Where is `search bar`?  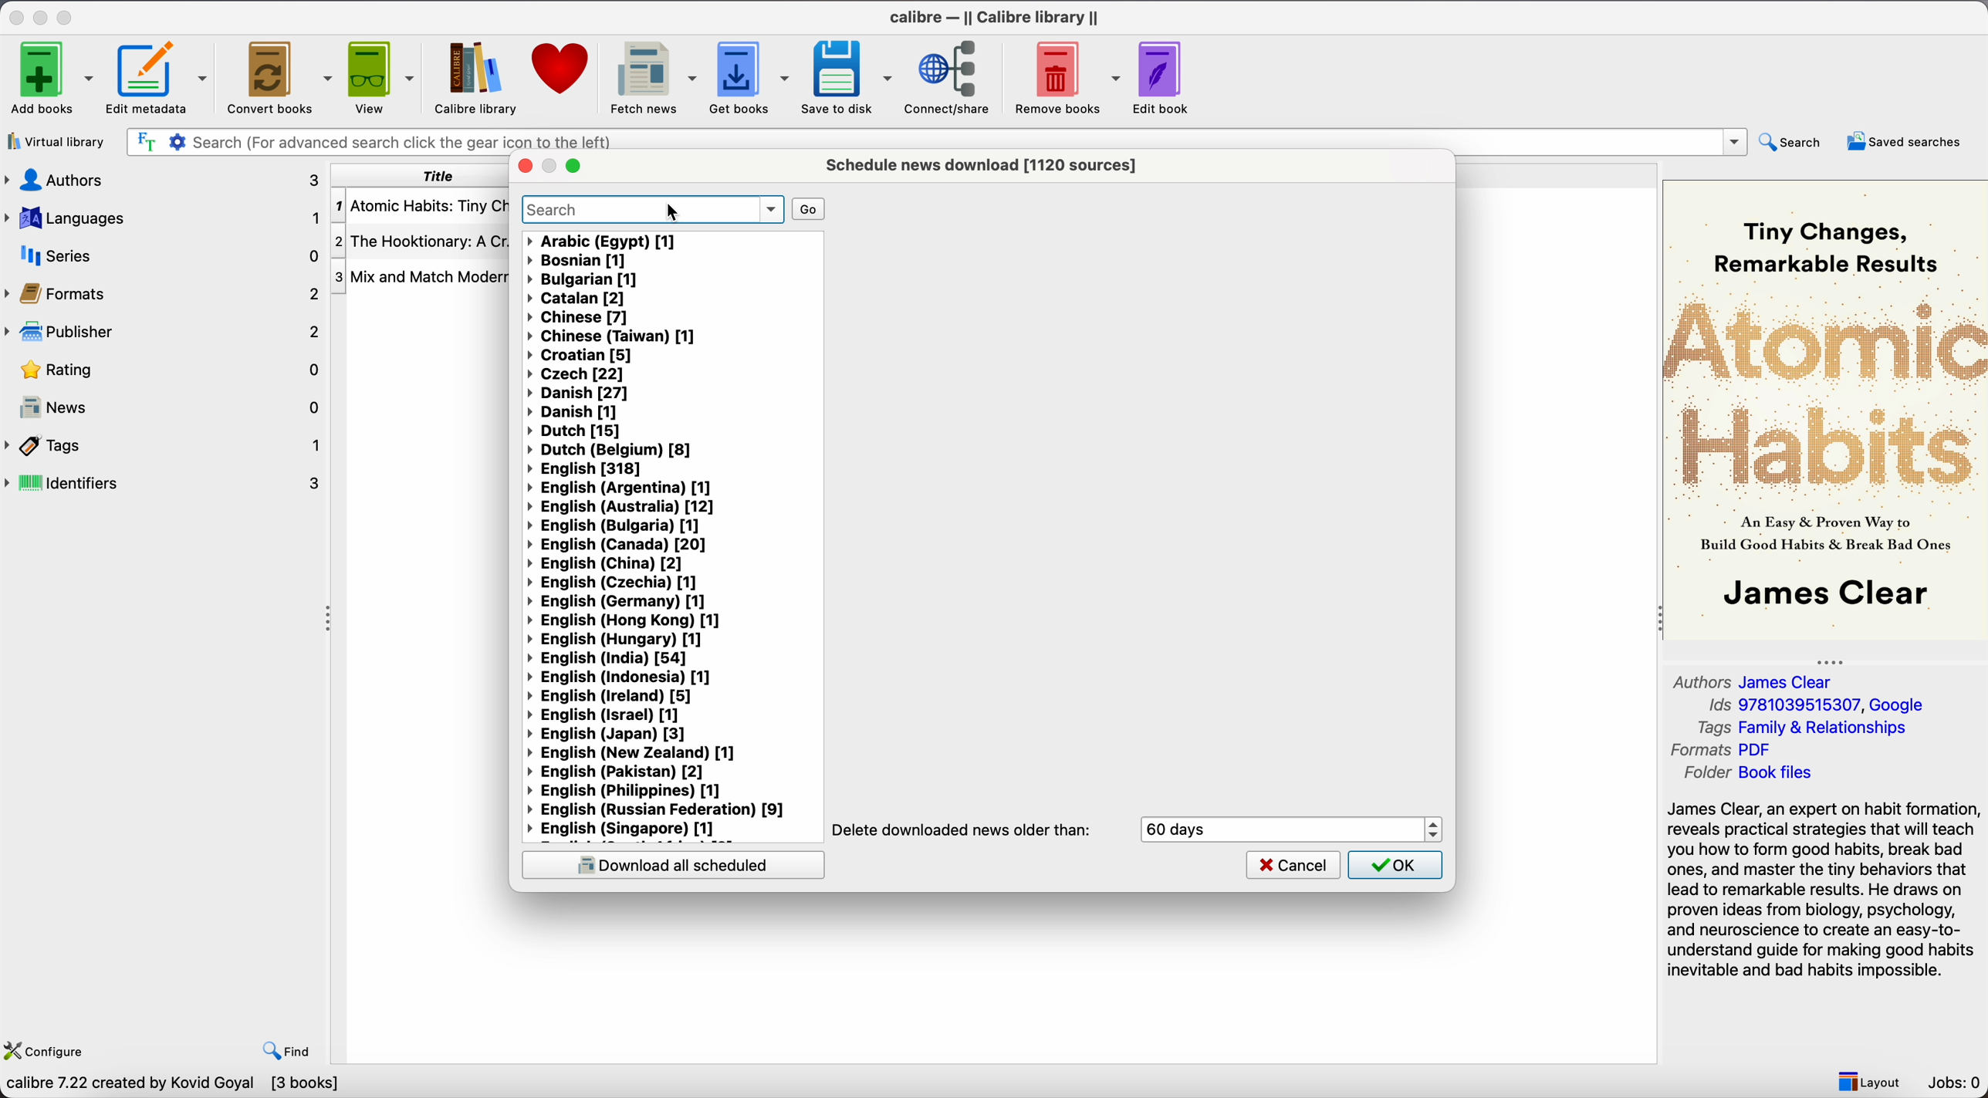
search bar is located at coordinates (652, 209).